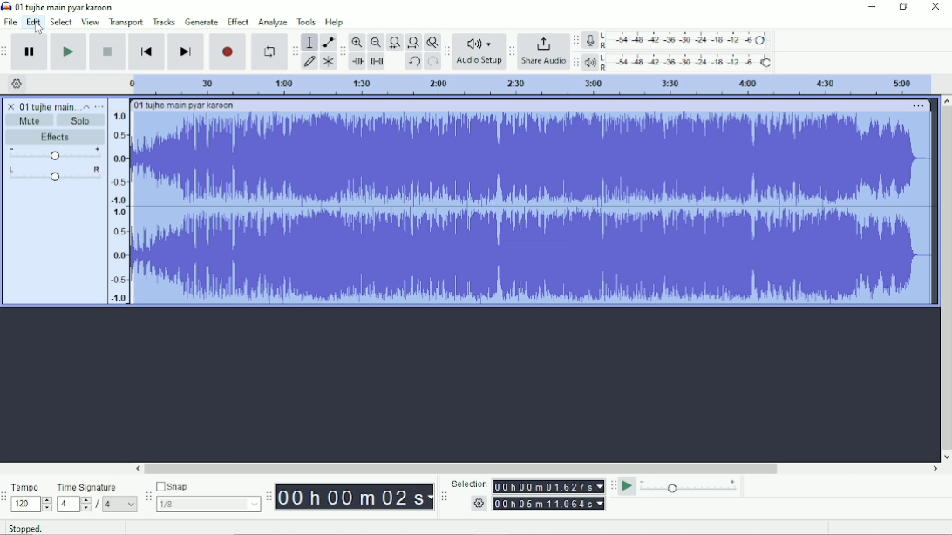  Describe the element at coordinates (99, 106) in the screenshot. I see `More options` at that location.